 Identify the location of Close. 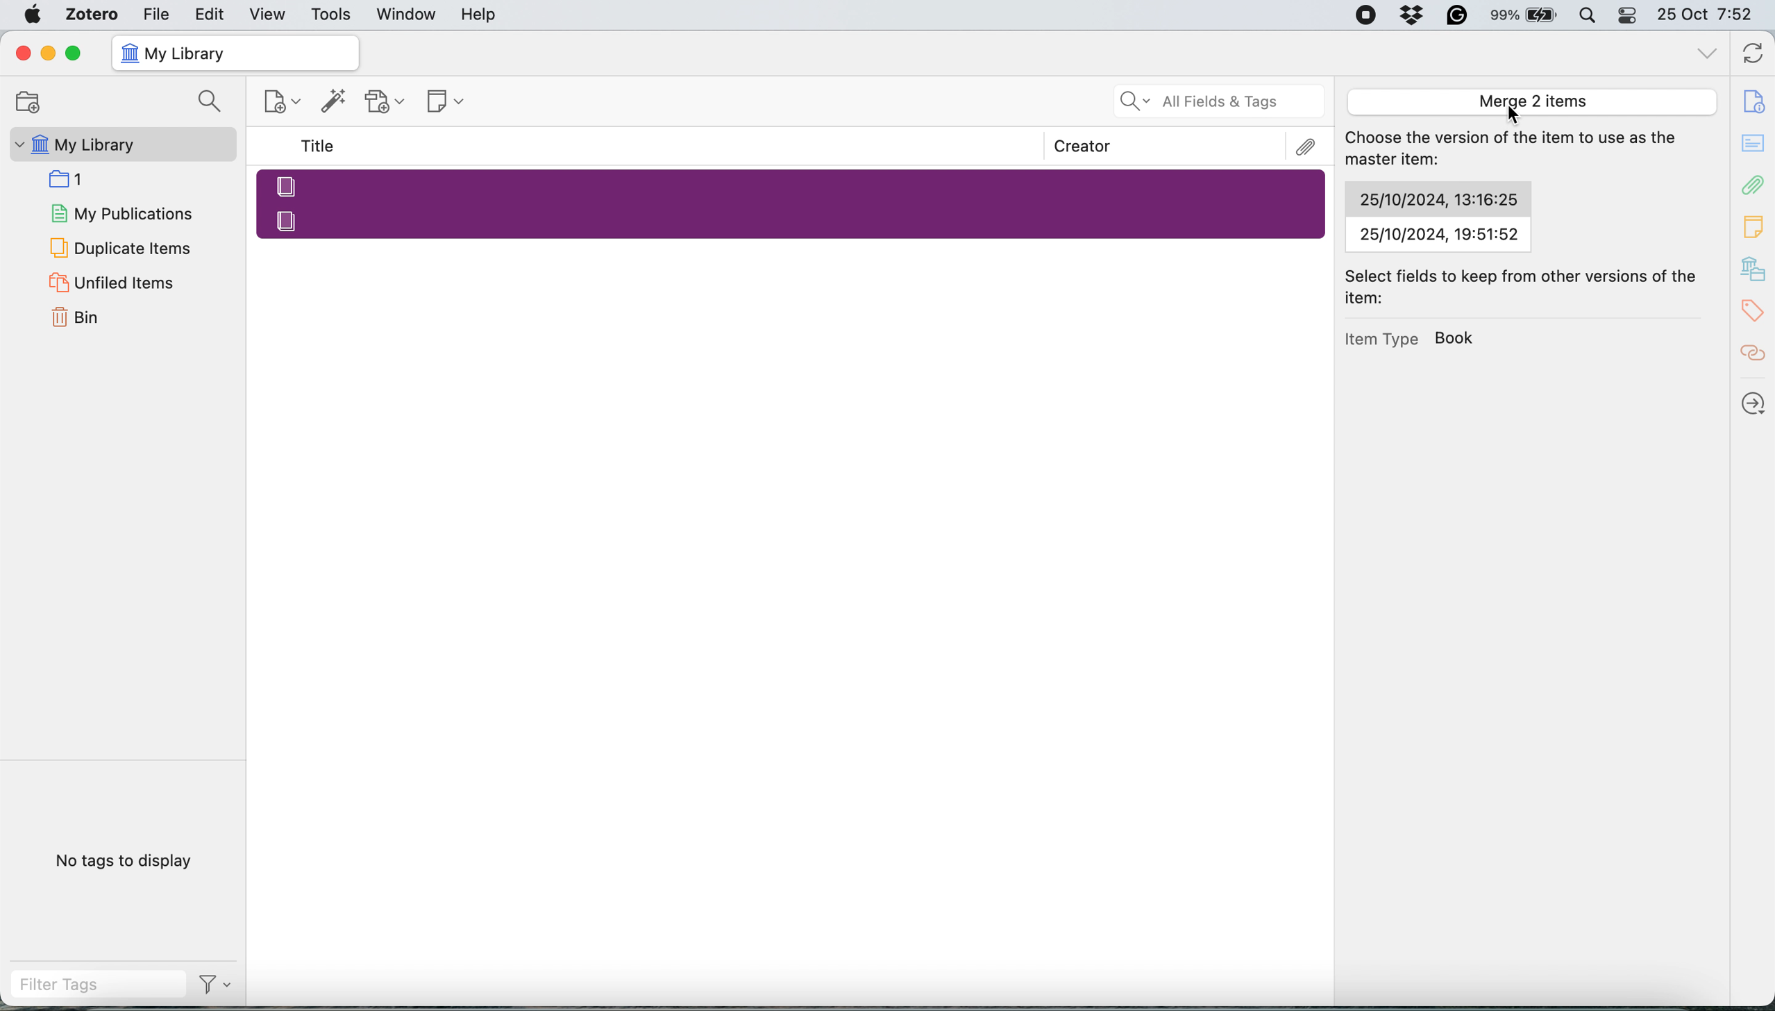
(22, 53).